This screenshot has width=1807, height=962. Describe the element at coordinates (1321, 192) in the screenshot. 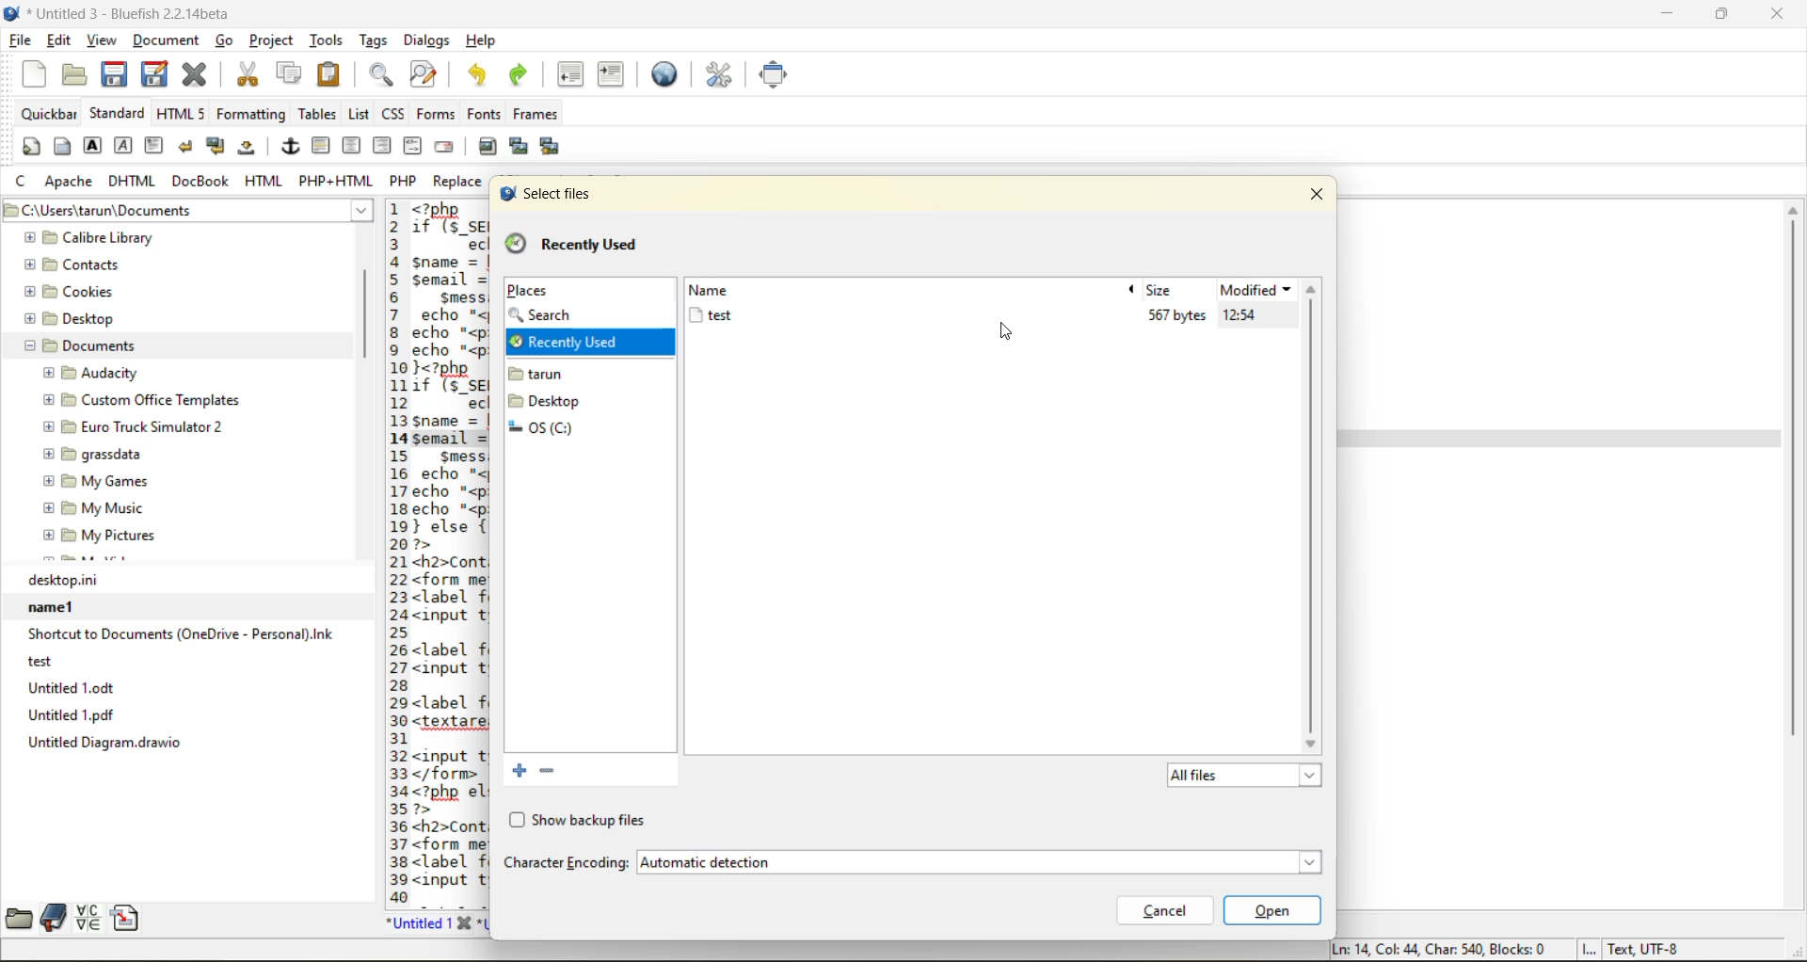

I see `close` at that location.